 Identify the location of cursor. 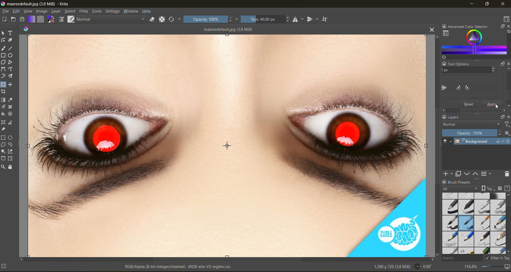
(497, 107).